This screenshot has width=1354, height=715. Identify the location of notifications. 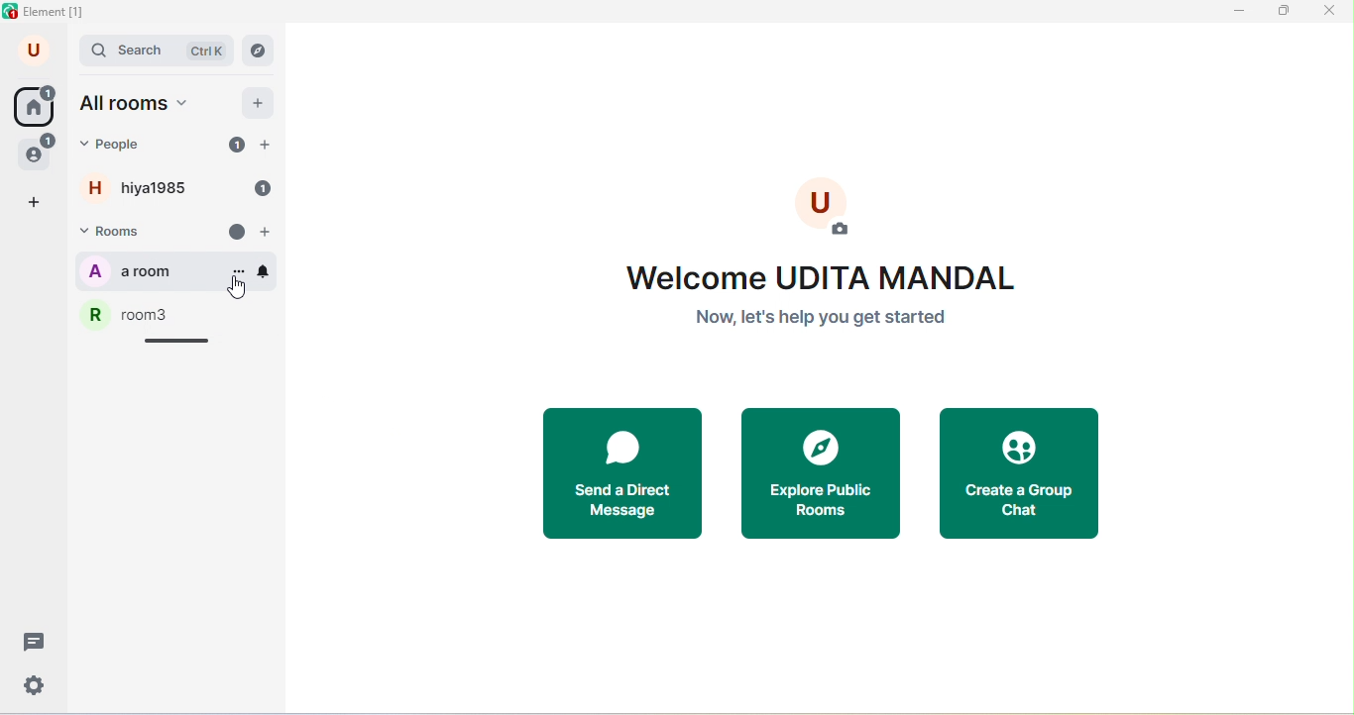
(264, 271).